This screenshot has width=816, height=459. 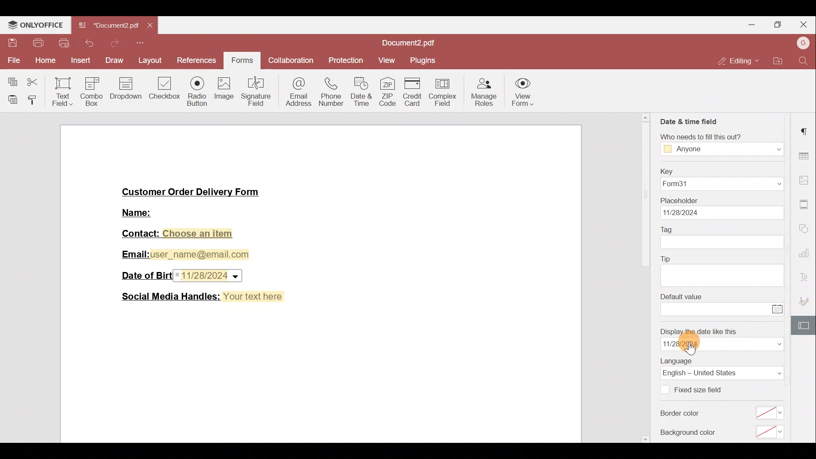 What do you see at coordinates (113, 60) in the screenshot?
I see `Draw` at bounding box center [113, 60].